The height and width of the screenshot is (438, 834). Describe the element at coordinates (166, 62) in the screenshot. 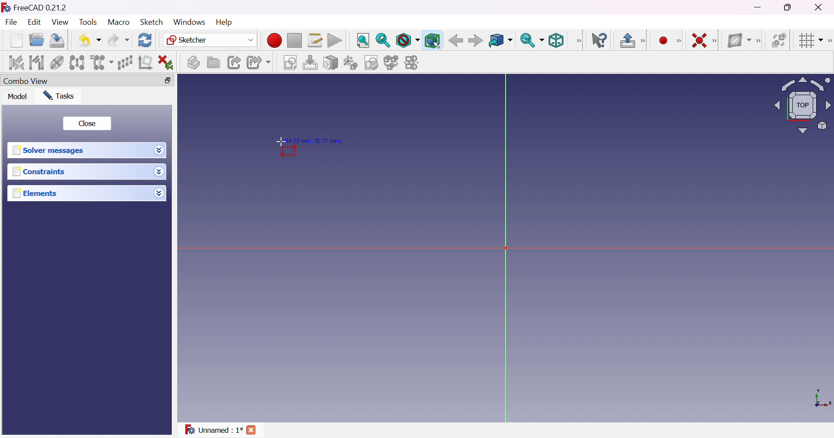

I see `Delete all constraints` at that location.